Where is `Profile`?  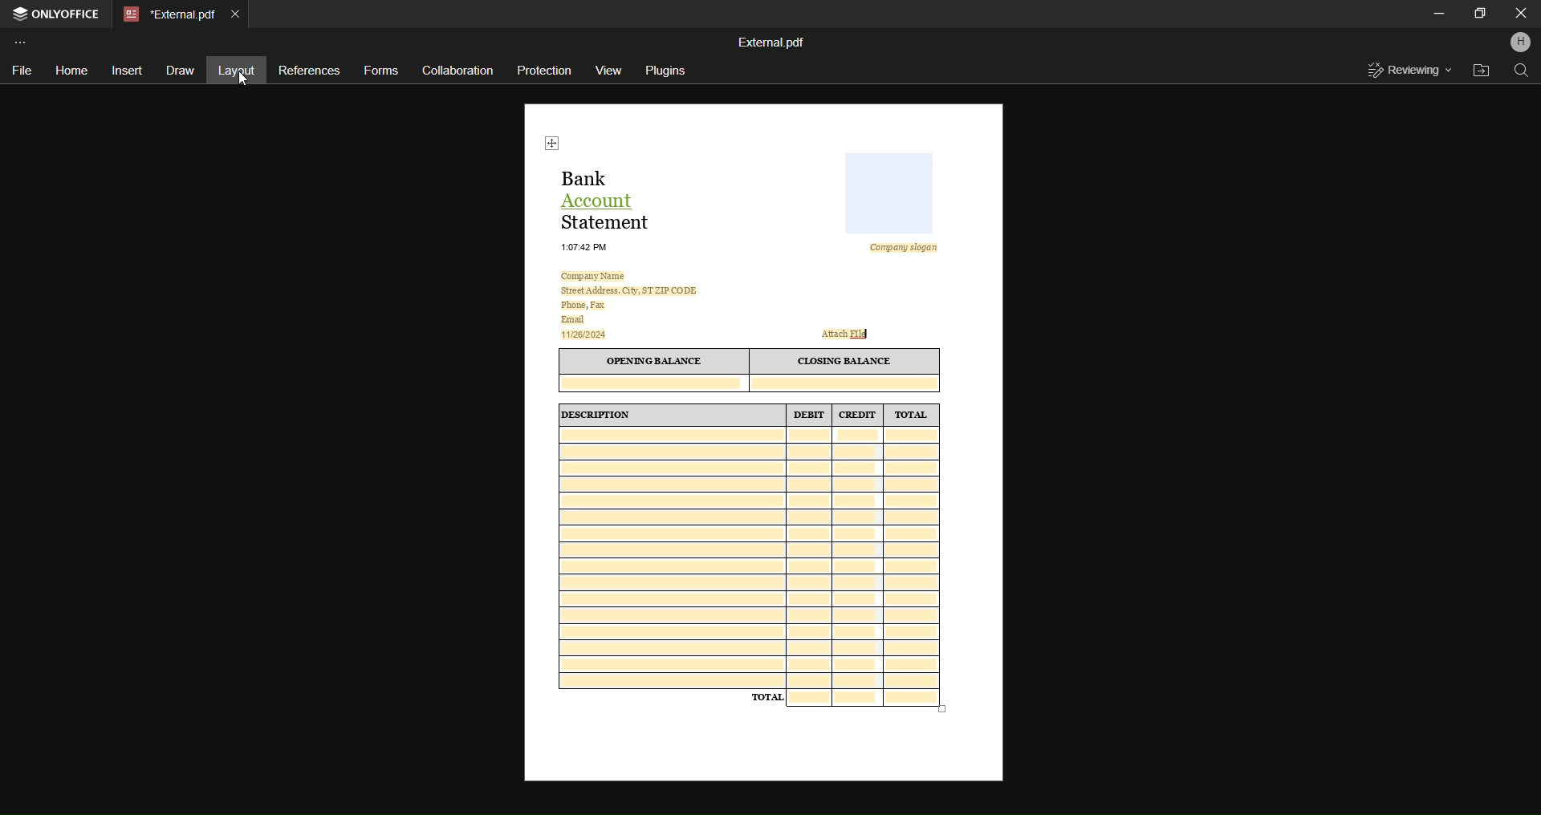 Profile is located at coordinates (1518, 44).